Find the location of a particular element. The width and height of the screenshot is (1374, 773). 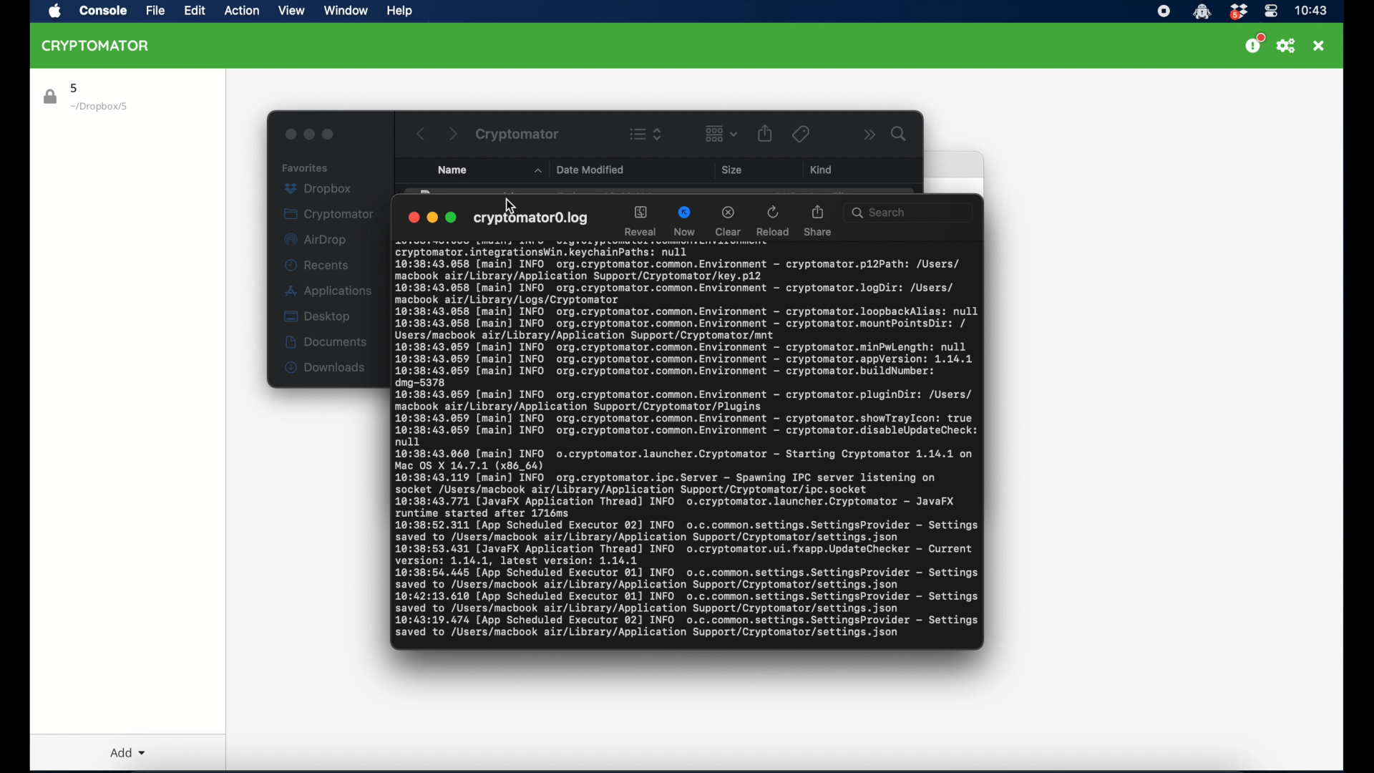

reload is located at coordinates (773, 211).